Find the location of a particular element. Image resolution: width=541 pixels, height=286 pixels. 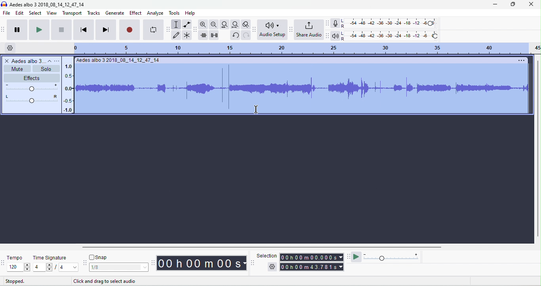

recording level is located at coordinates (392, 24).